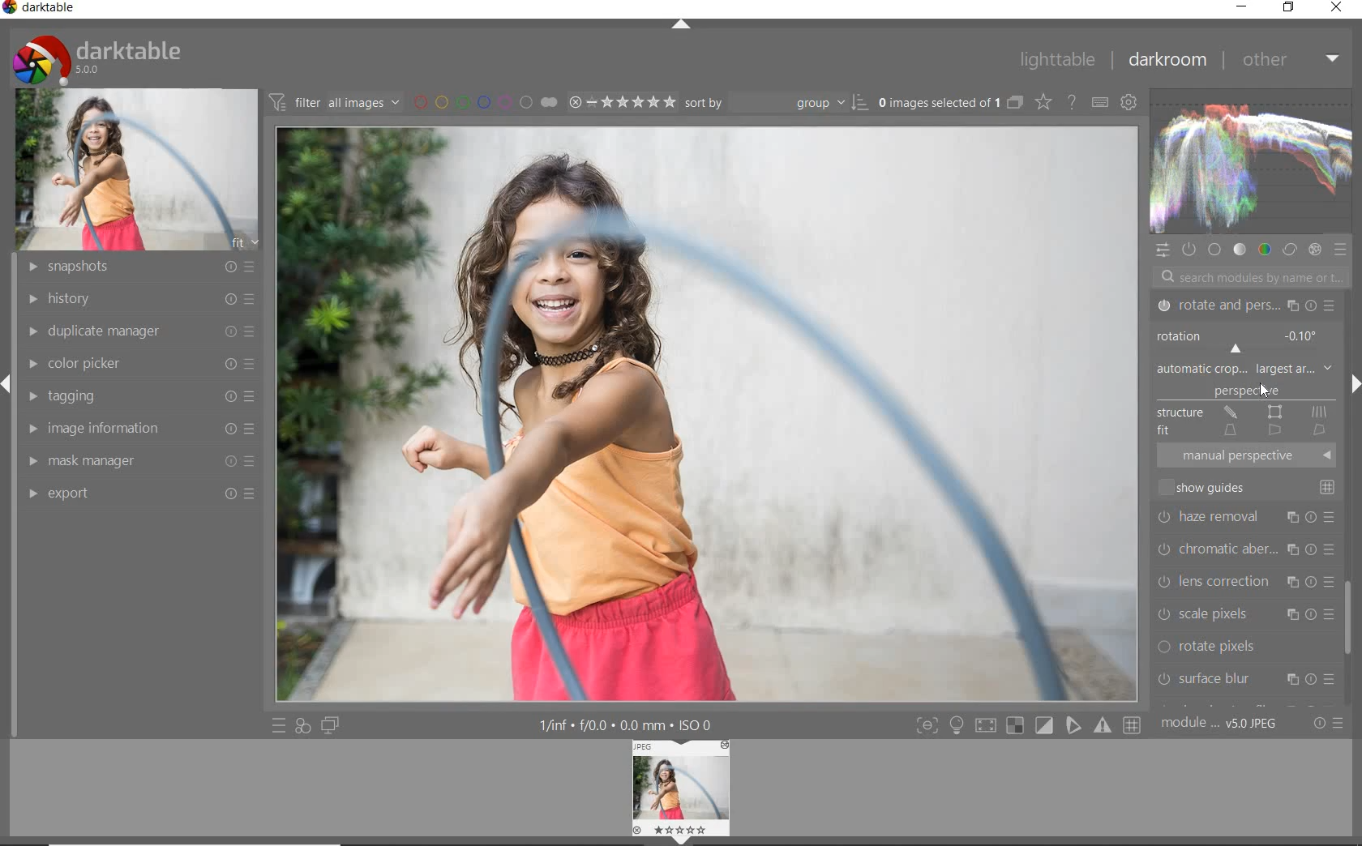 Image resolution: width=1362 pixels, height=846 pixels. What do you see at coordinates (1247, 516) in the screenshot?
I see `haze removal` at bounding box center [1247, 516].